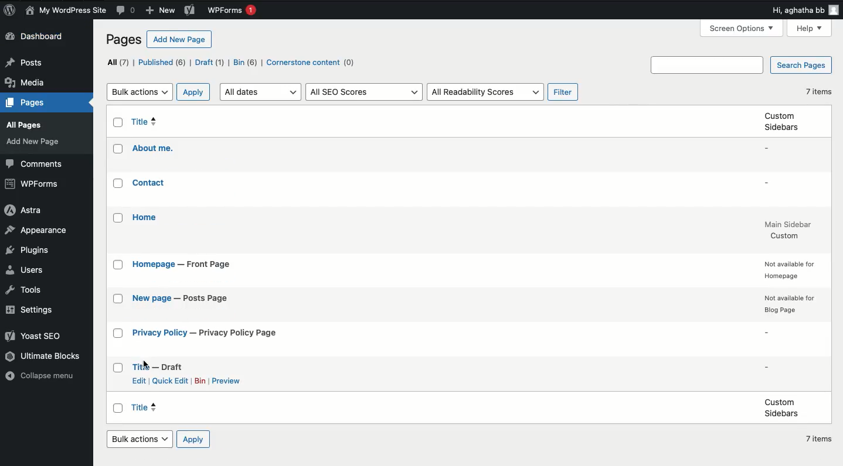 This screenshot has width=843, height=466. What do you see at coordinates (315, 63) in the screenshot?
I see `Cornerstone content` at bounding box center [315, 63].